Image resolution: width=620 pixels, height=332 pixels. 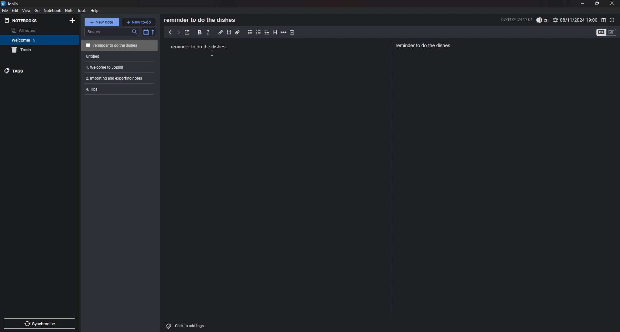 I want to click on add notebook, so click(x=73, y=20).